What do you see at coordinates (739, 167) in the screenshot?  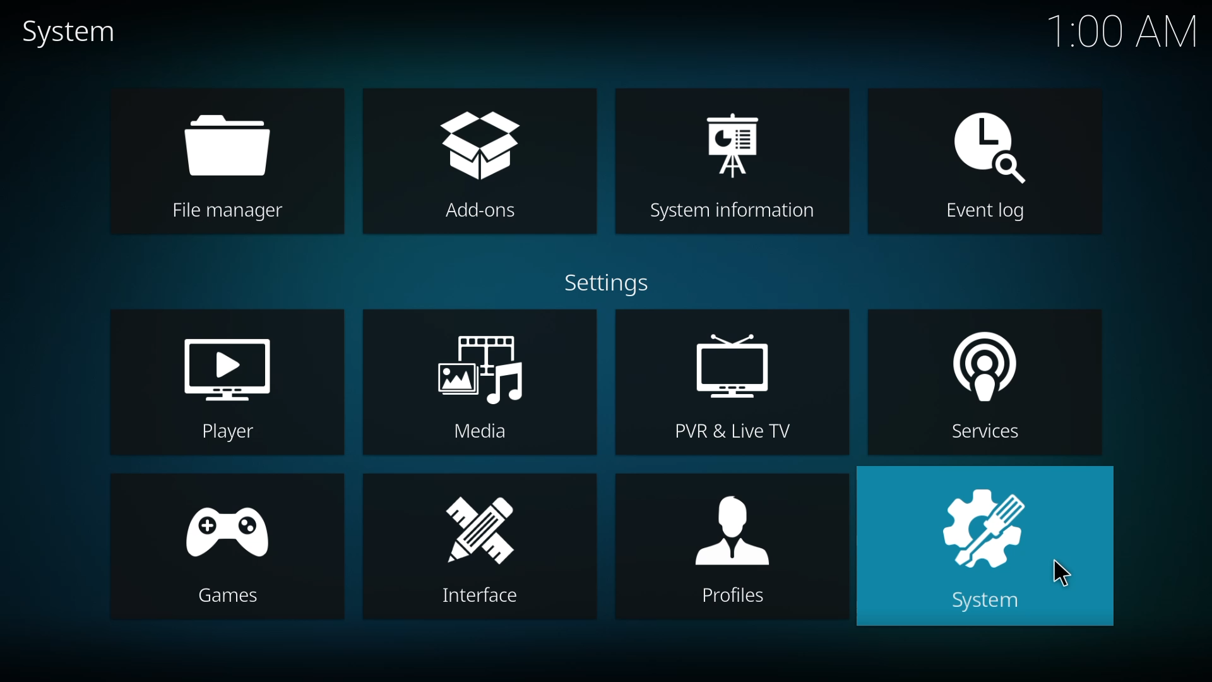 I see `system info` at bounding box center [739, 167].